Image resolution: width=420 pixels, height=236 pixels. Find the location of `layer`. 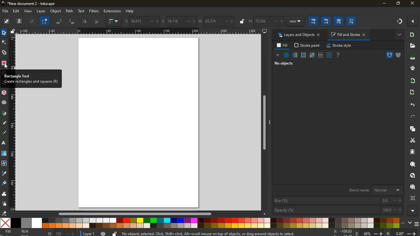

layer is located at coordinates (41, 11).